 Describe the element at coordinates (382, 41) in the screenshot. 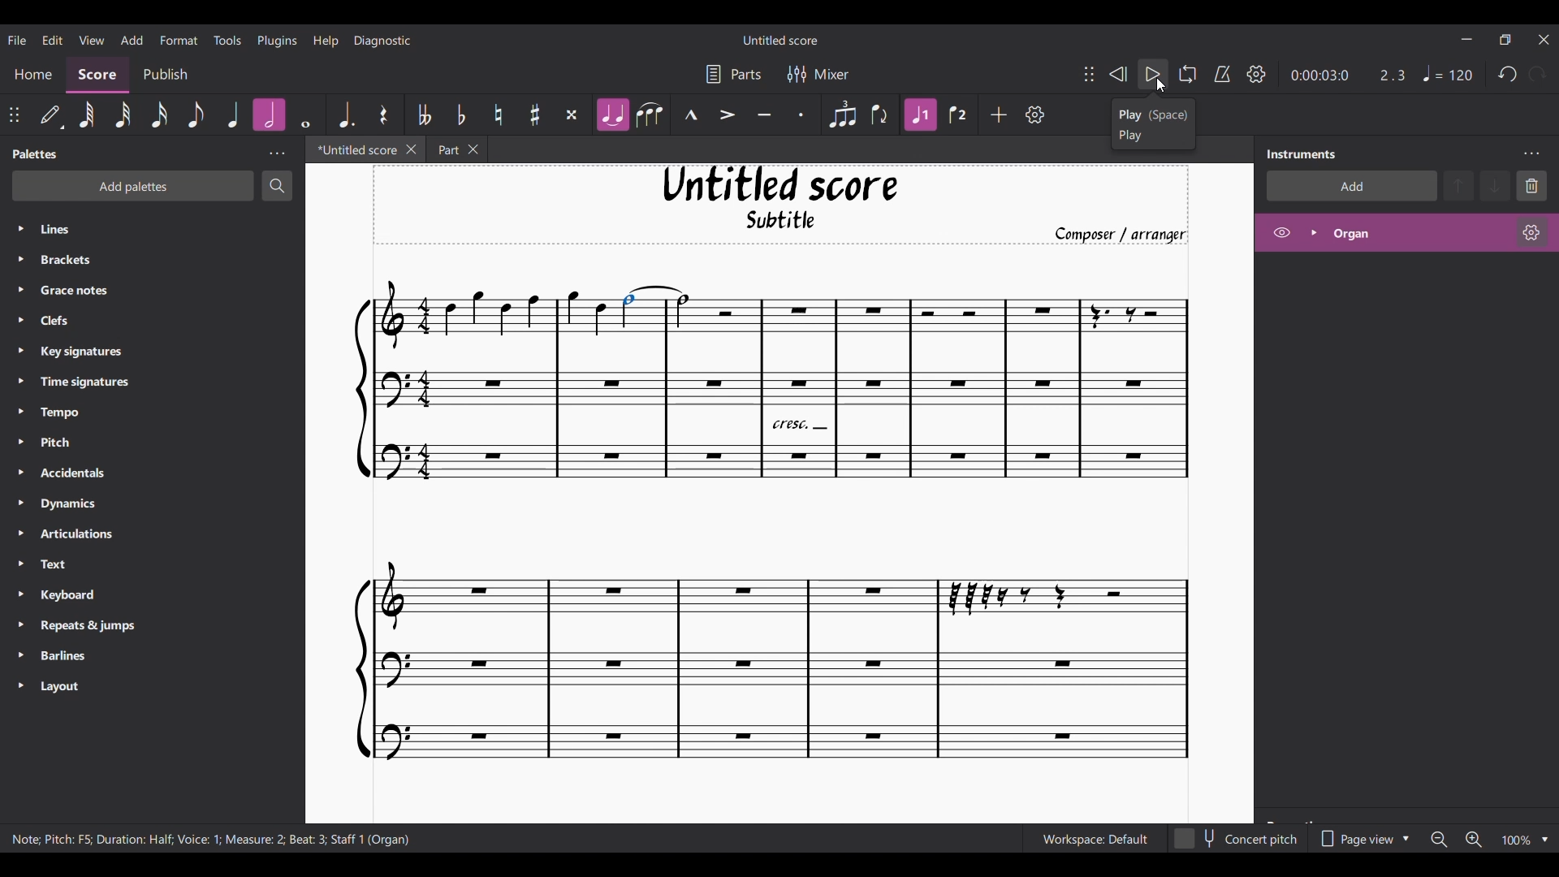

I see `Diagnostic menu` at that location.